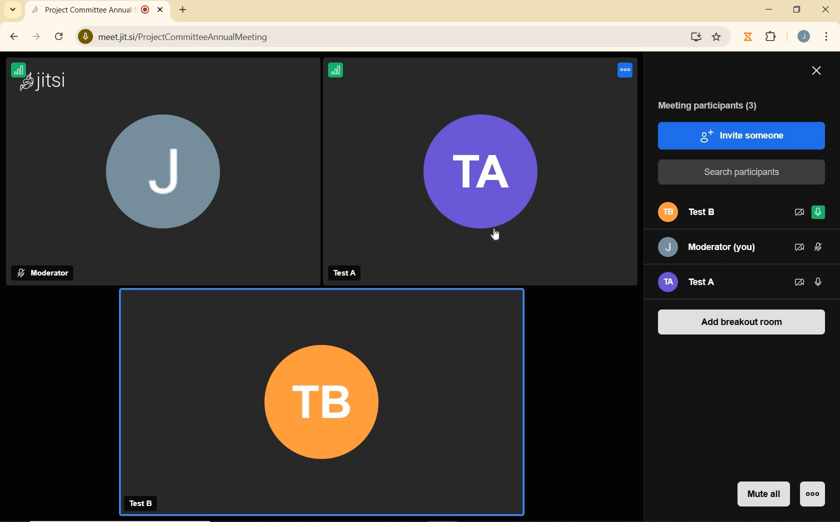 Image resolution: width=840 pixels, height=522 pixels. What do you see at coordinates (819, 282) in the screenshot?
I see `MICROPHONE` at bounding box center [819, 282].